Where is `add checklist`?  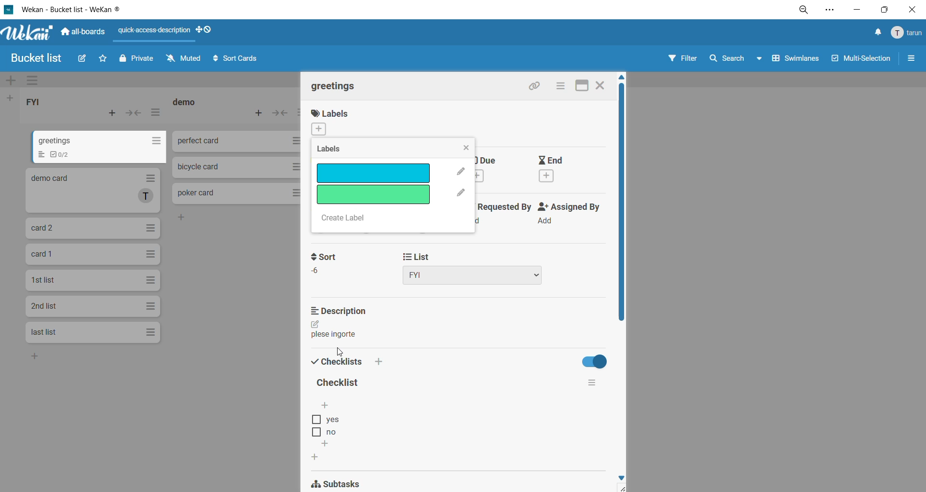 add checklist is located at coordinates (315, 459).